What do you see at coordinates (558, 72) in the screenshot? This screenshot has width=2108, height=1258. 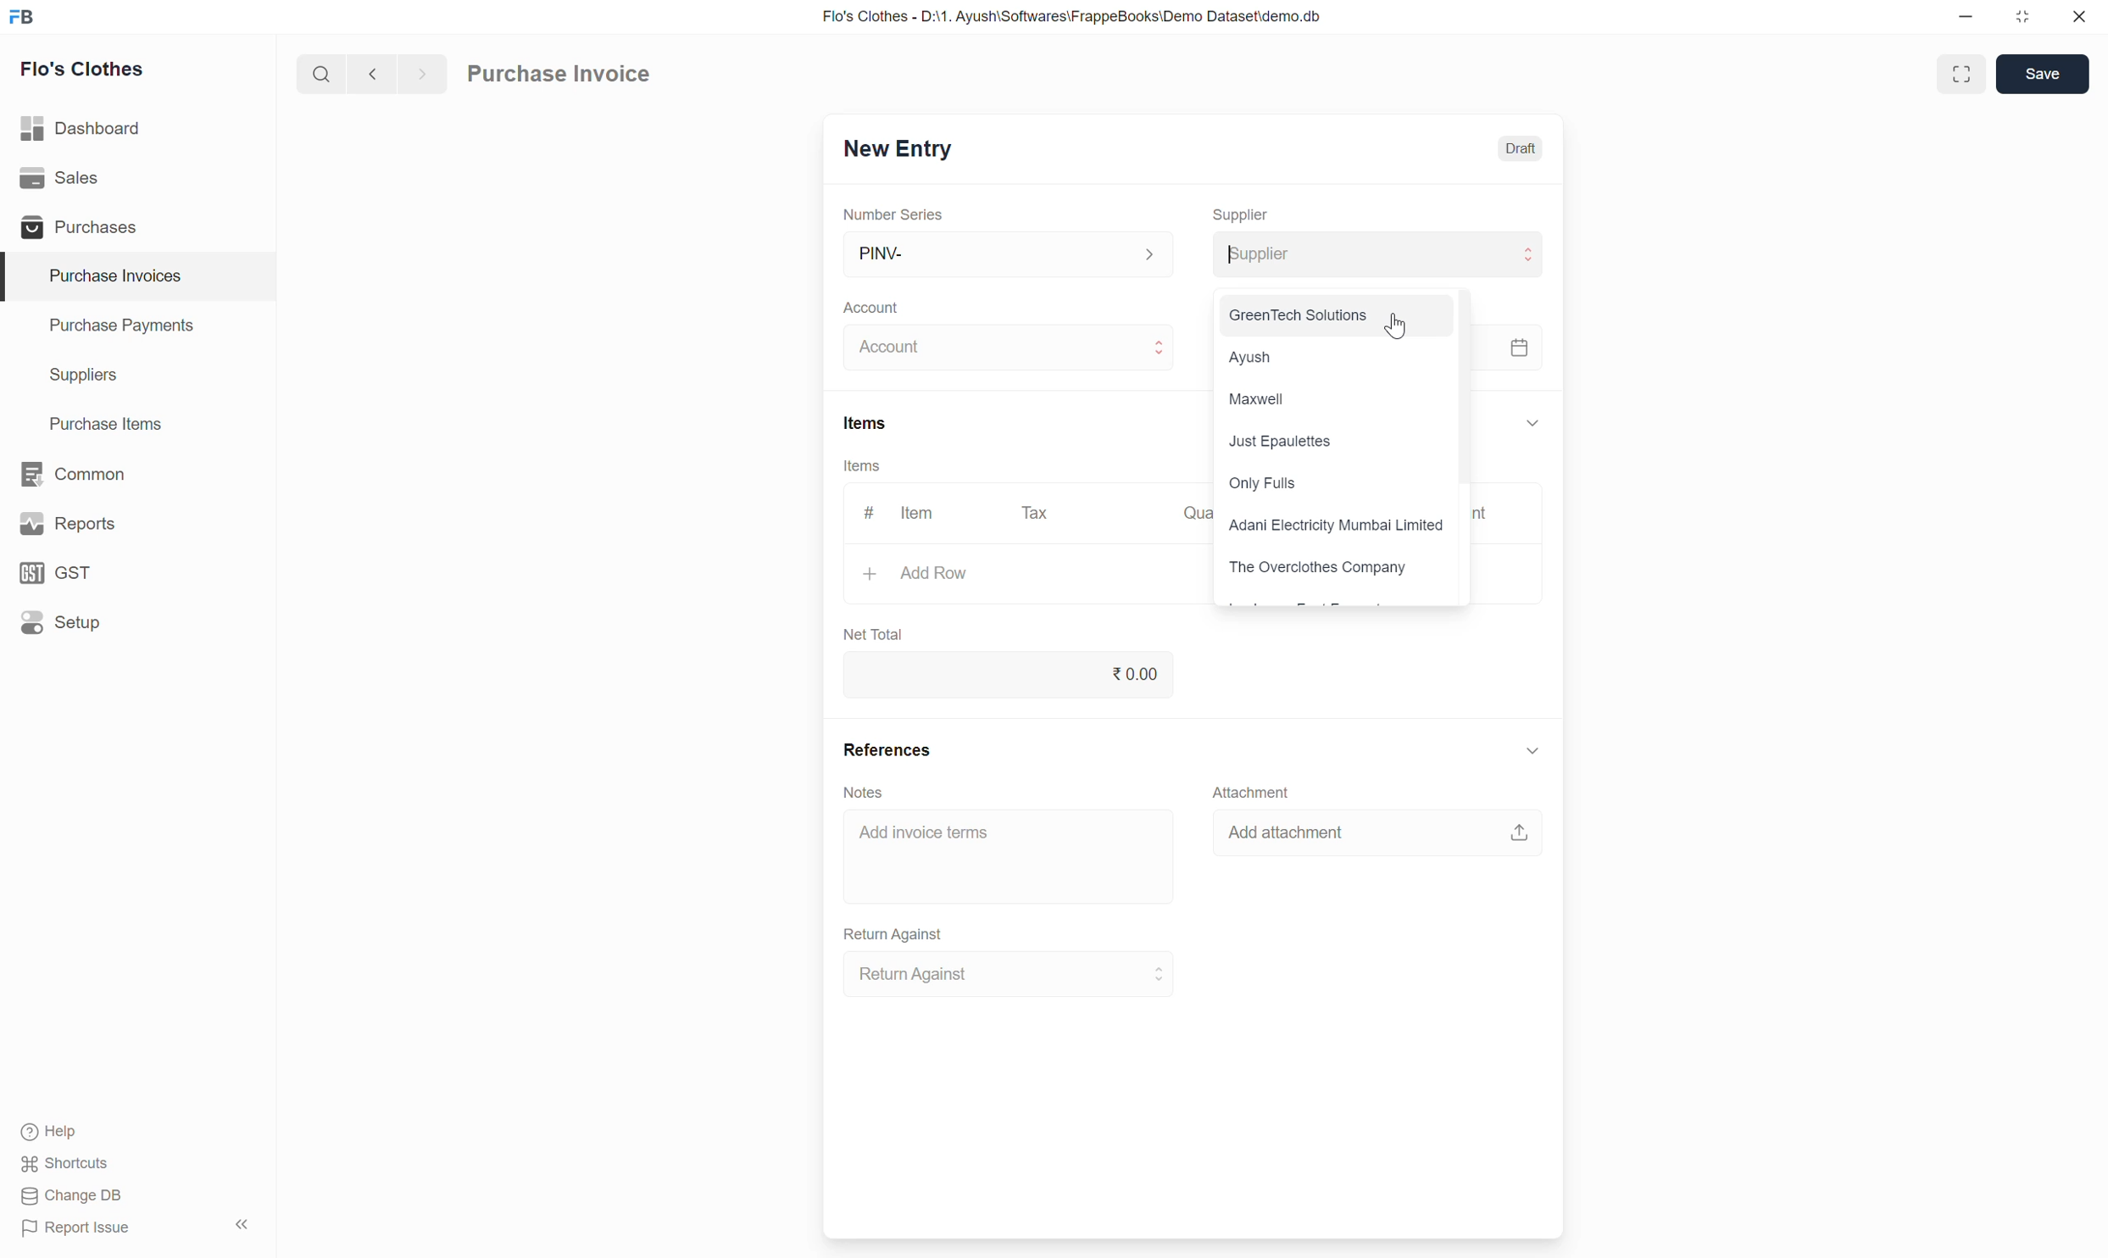 I see `Purchase Invoice` at bounding box center [558, 72].